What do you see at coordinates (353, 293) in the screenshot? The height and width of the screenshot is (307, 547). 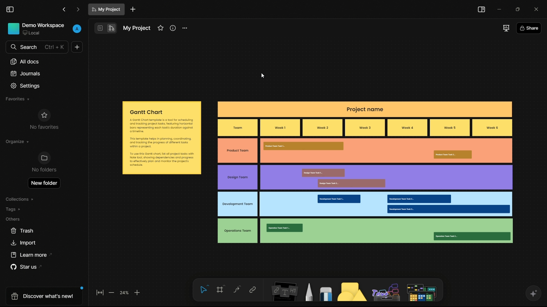 I see `shapes` at bounding box center [353, 293].